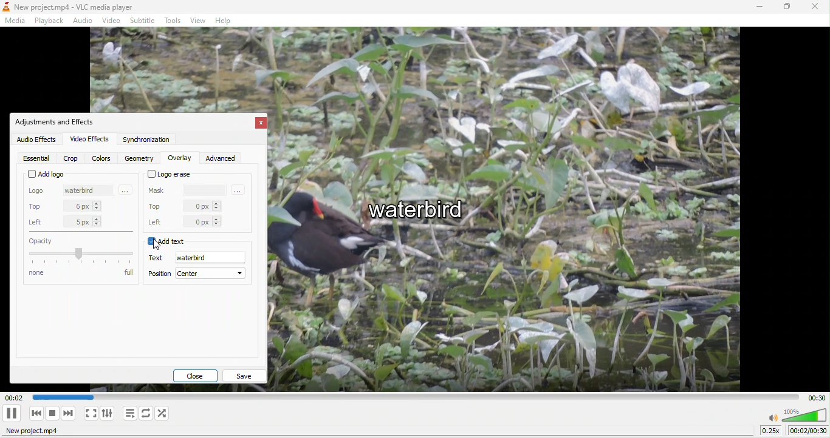  Describe the element at coordinates (199, 20) in the screenshot. I see `view` at that location.